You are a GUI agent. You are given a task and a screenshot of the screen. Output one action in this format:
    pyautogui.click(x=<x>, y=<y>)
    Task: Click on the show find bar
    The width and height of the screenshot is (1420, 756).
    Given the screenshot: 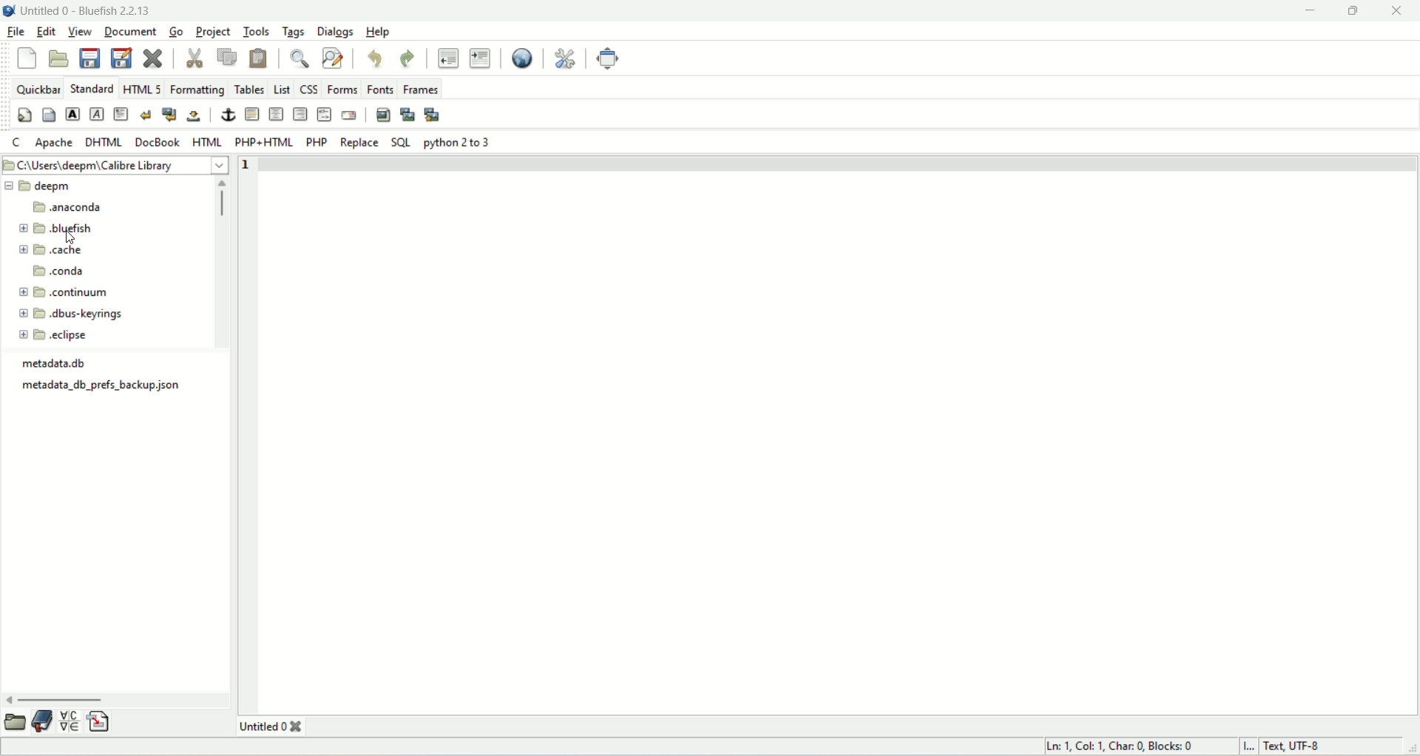 What is the action you would take?
    pyautogui.click(x=300, y=59)
    